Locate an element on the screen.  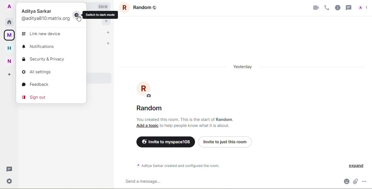
threads is located at coordinates (348, 7).